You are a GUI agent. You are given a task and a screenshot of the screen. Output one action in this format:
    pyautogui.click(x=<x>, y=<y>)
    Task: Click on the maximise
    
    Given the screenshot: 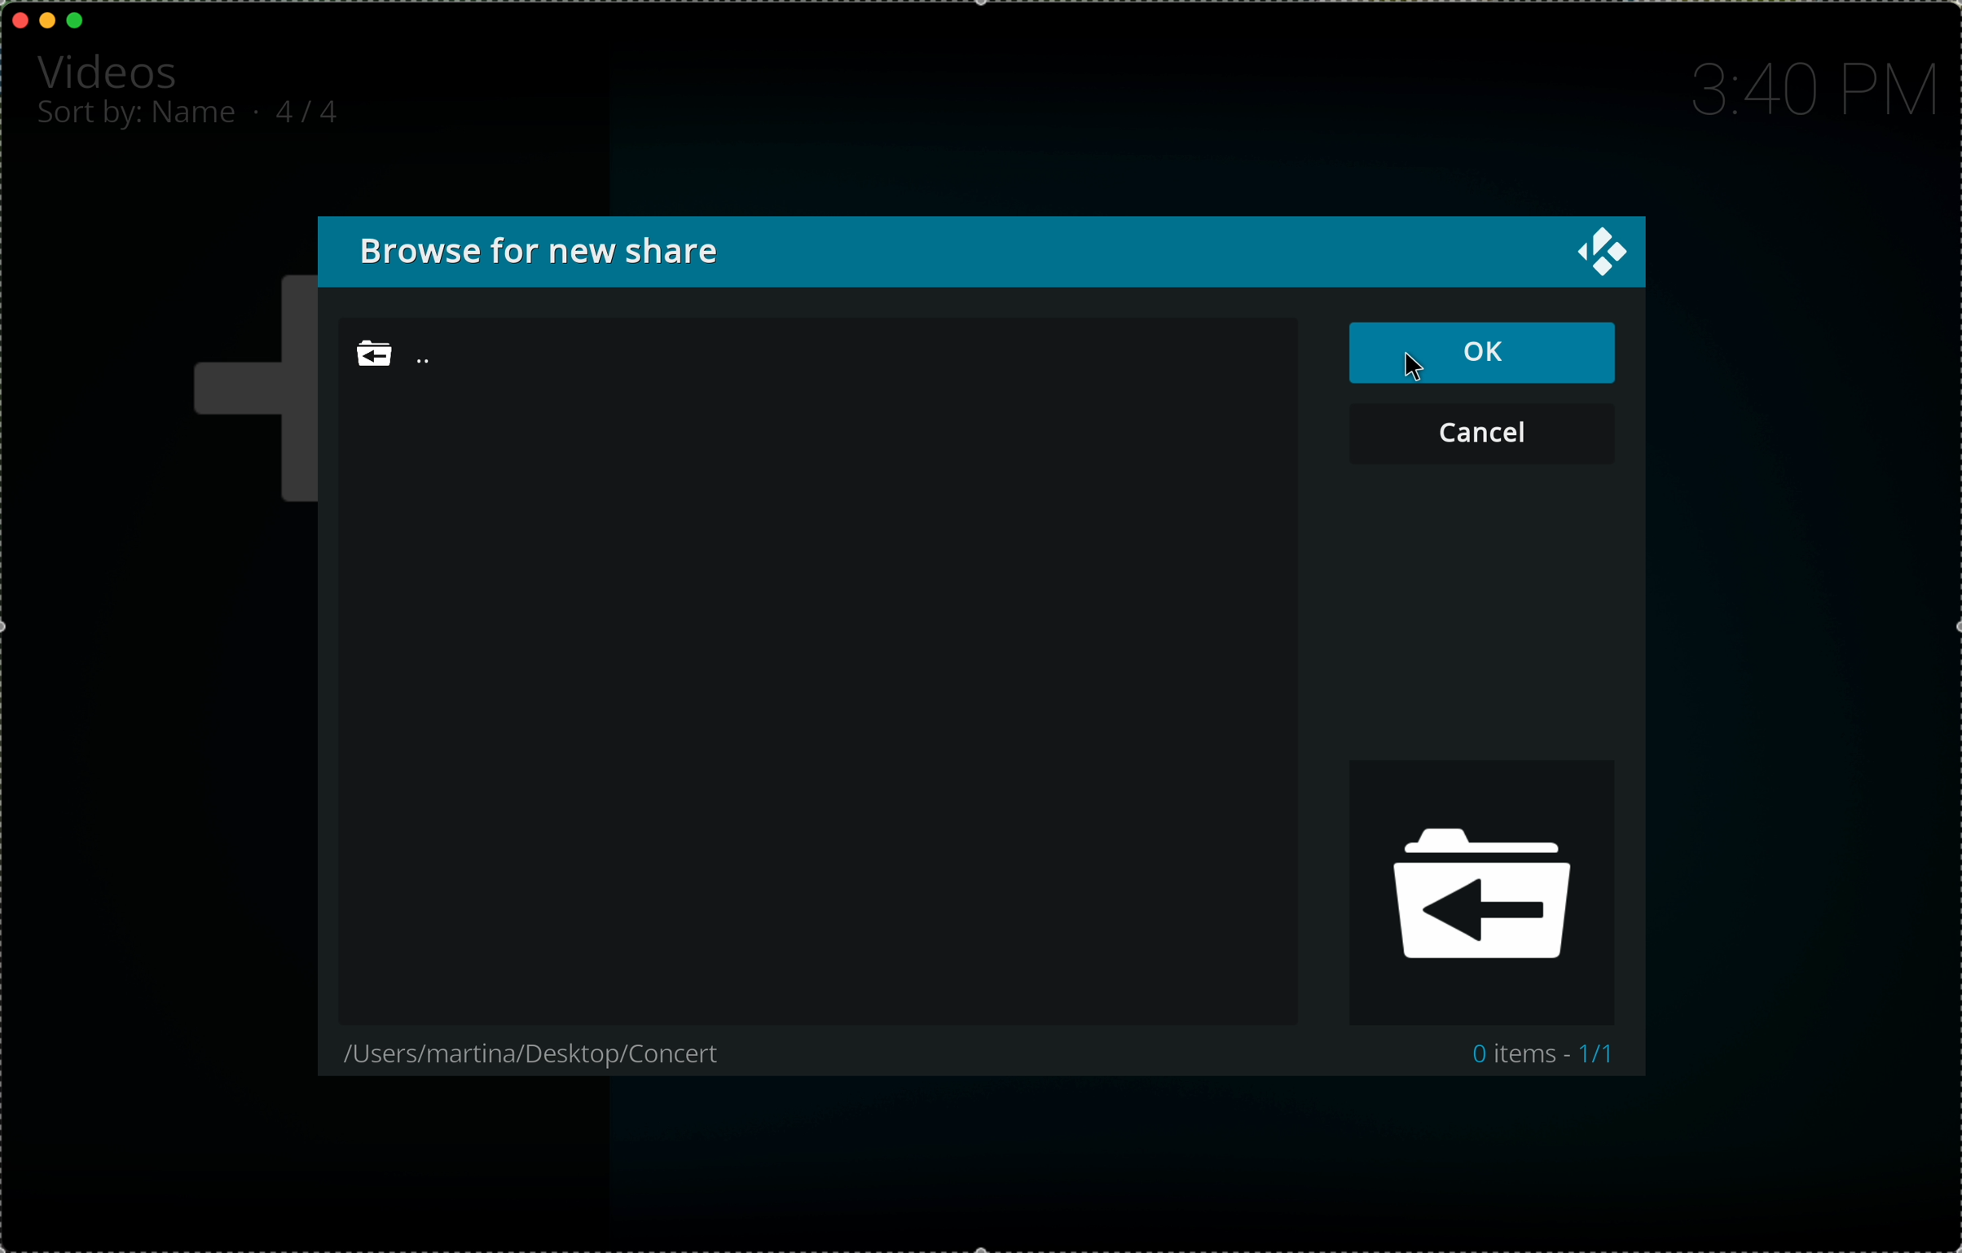 What is the action you would take?
    pyautogui.click(x=77, y=20)
    